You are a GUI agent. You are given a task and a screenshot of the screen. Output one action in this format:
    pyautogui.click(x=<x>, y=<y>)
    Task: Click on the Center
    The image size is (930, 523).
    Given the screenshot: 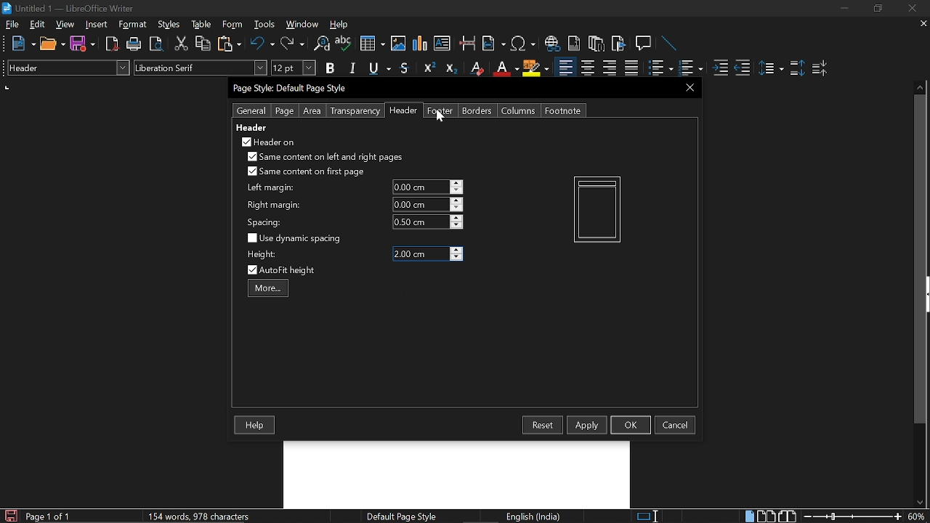 What is the action you would take?
    pyautogui.click(x=587, y=68)
    